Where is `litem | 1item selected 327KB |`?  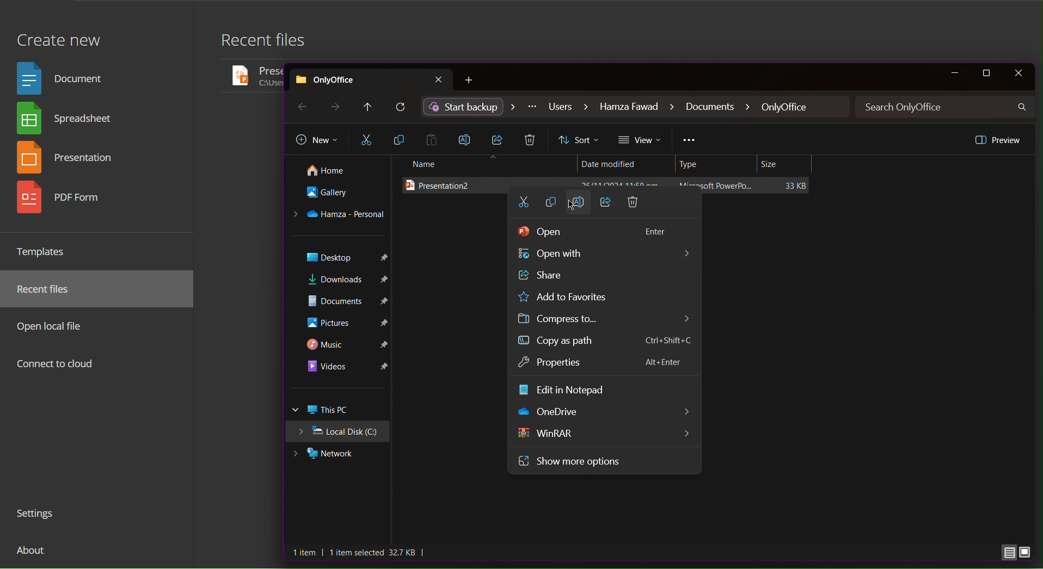 litem | 1item selected 327KB | is located at coordinates (360, 553).